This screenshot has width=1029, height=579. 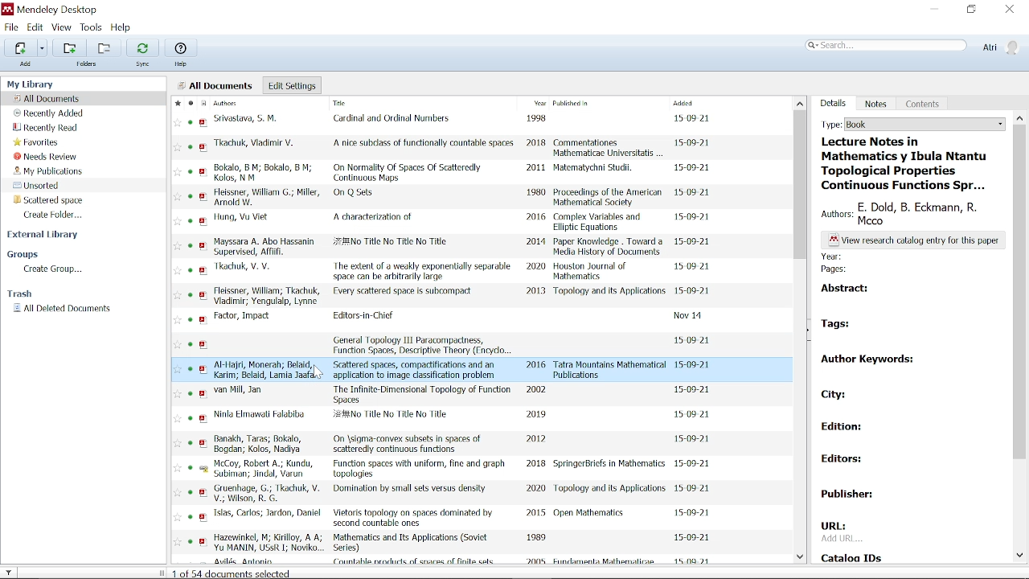 What do you see at coordinates (594, 170) in the screenshot?
I see `Matematychni Studil` at bounding box center [594, 170].